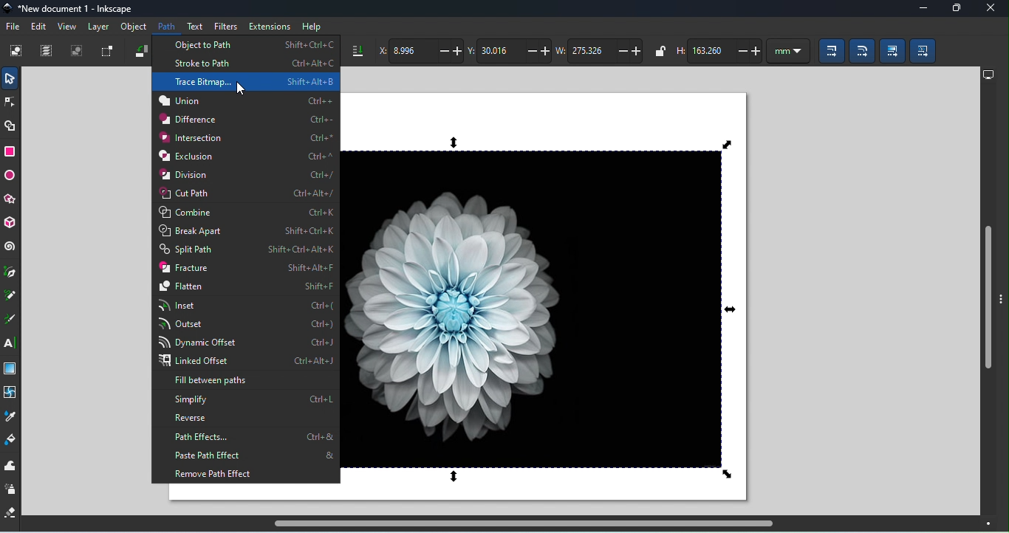 This screenshot has height=533, width=1009. What do you see at coordinates (11, 440) in the screenshot?
I see `paint bucket tool` at bounding box center [11, 440].